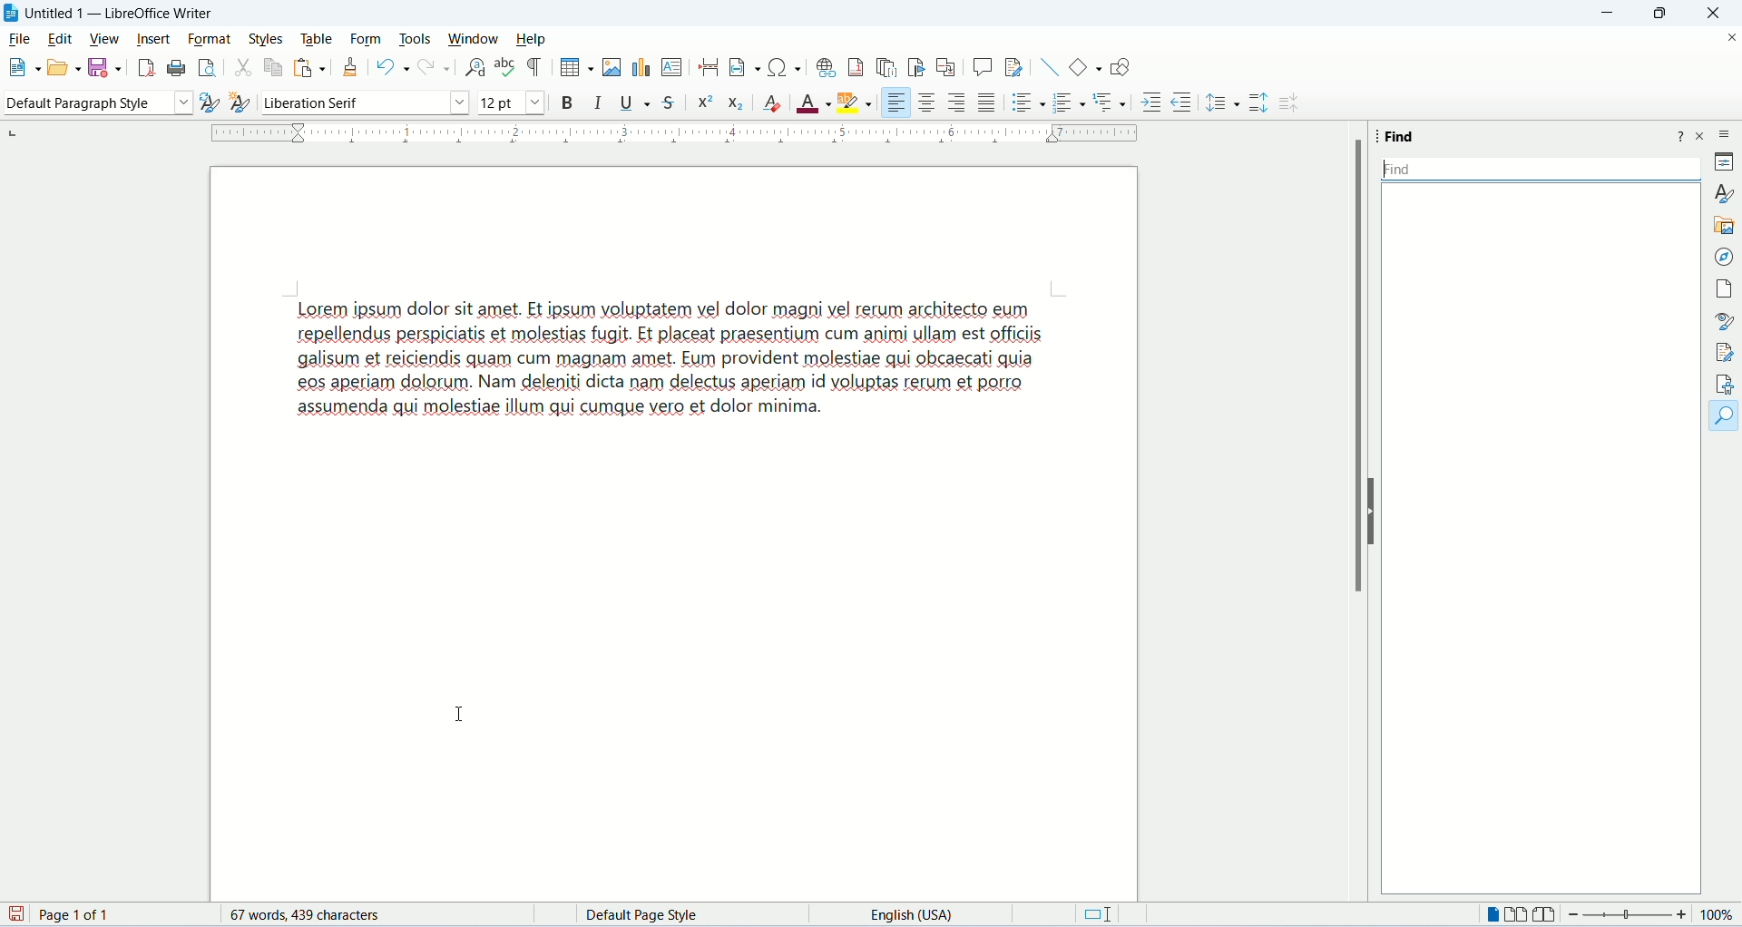 This screenshot has width=1742, height=927. What do you see at coordinates (1357, 367) in the screenshot?
I see `scroll bar` at bounding box center [1357, 367].